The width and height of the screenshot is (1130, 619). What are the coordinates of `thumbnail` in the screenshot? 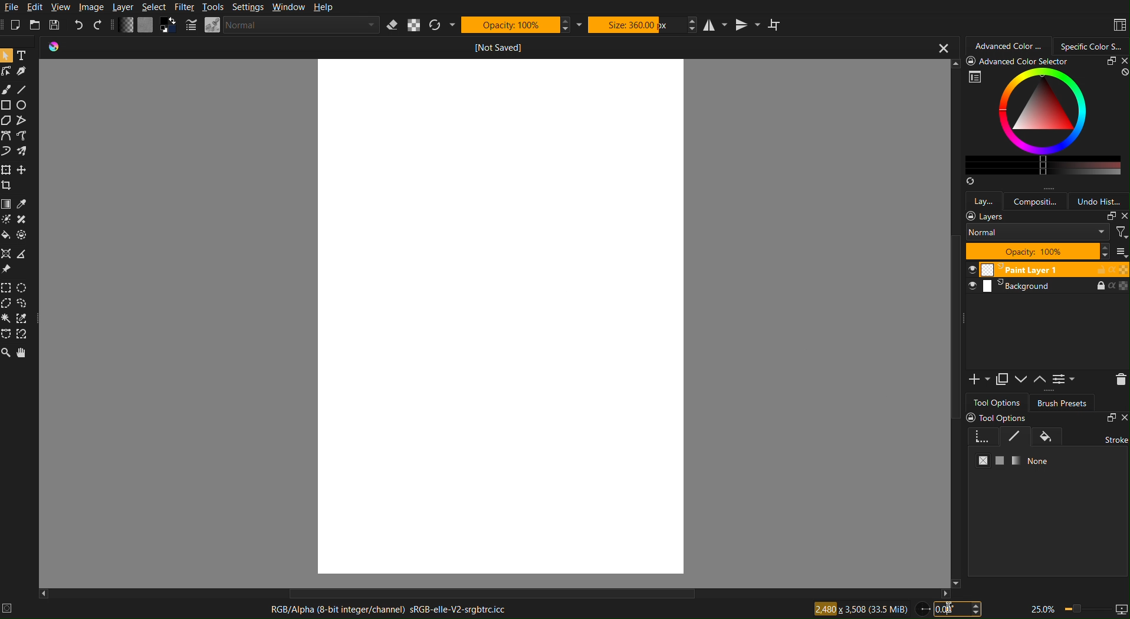 It's located at (1120, 252).